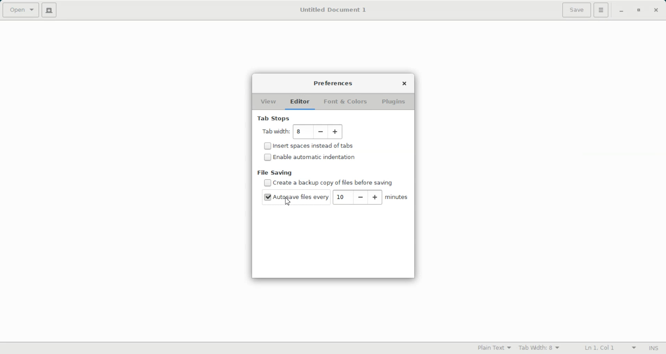 The height and width of the screenshot is (354, 666). What do you see at coordinates (341, 197) in the screenshot?
I see `10` at bounding box center [341, 197].